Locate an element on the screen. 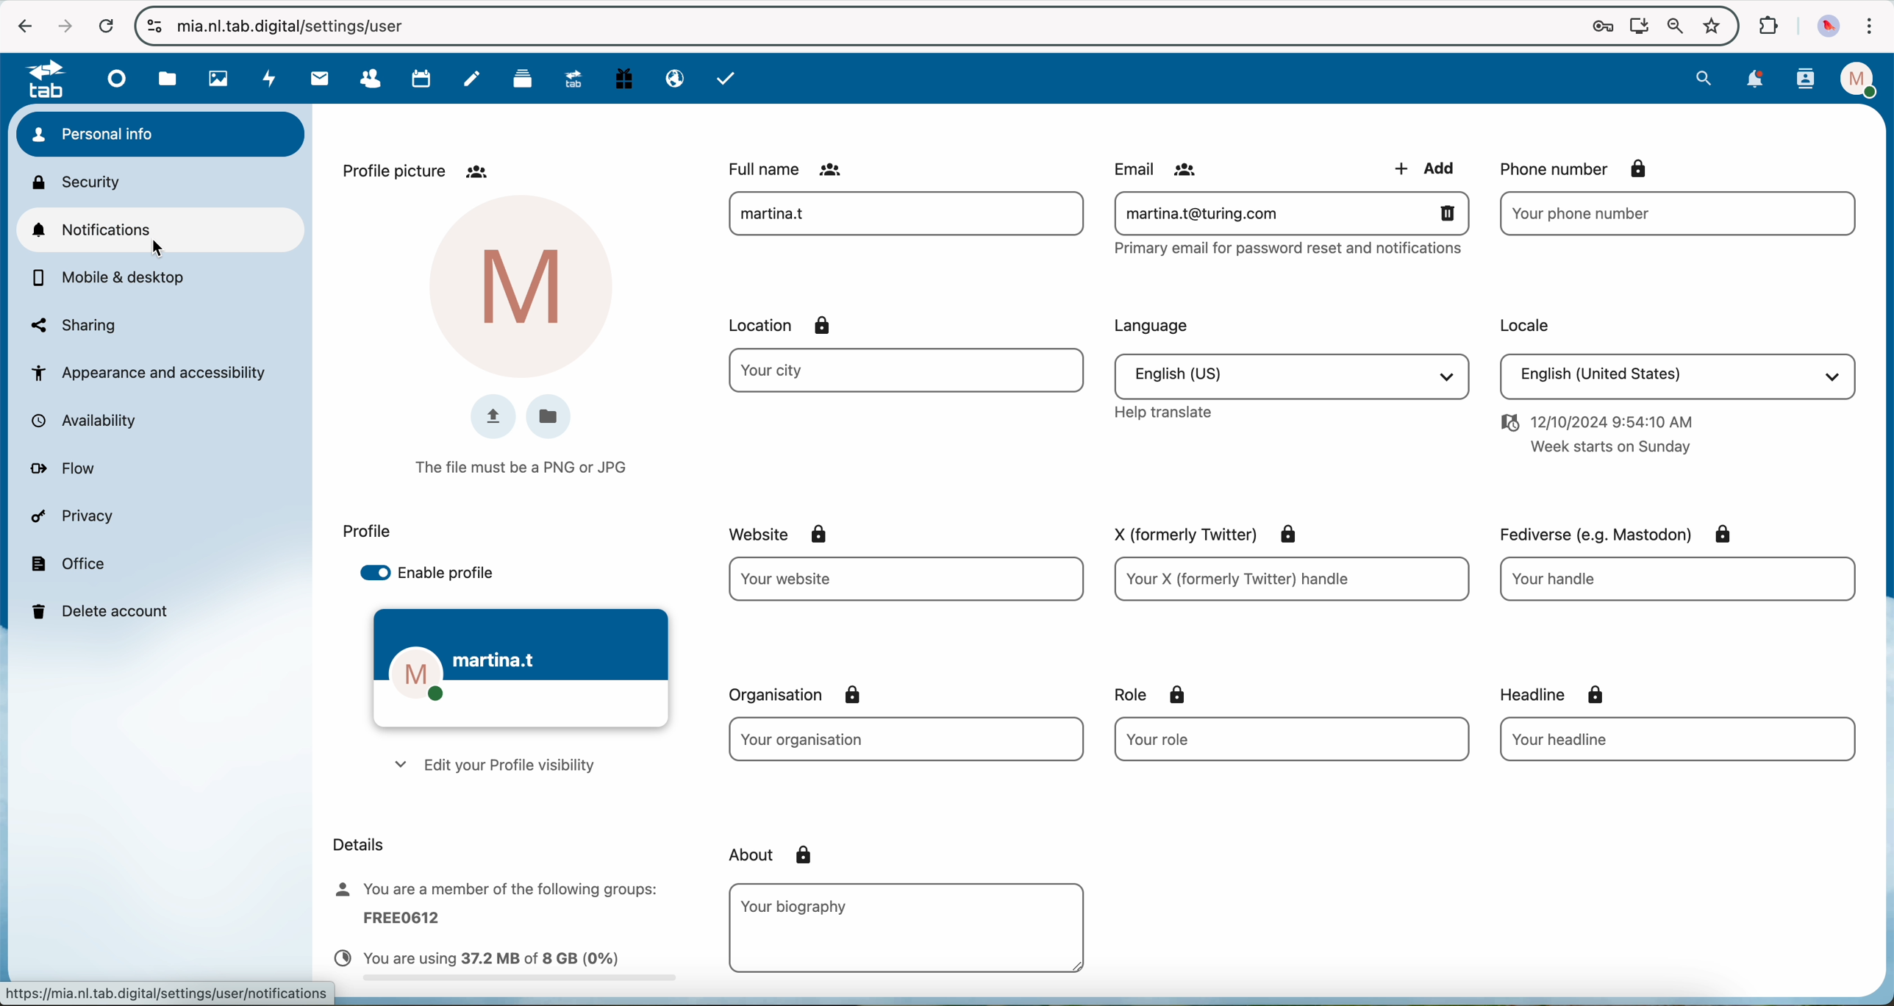 Image resolution: width=1894 pixels, height=1006 pixels. website is located at coordinates (907, 579).